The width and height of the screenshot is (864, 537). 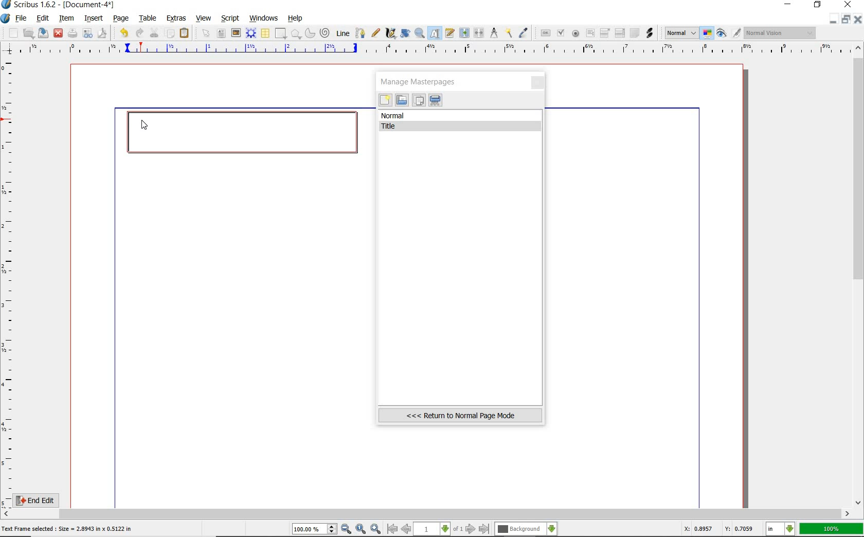 I want to click on render frame, so click(x=251, y=33).